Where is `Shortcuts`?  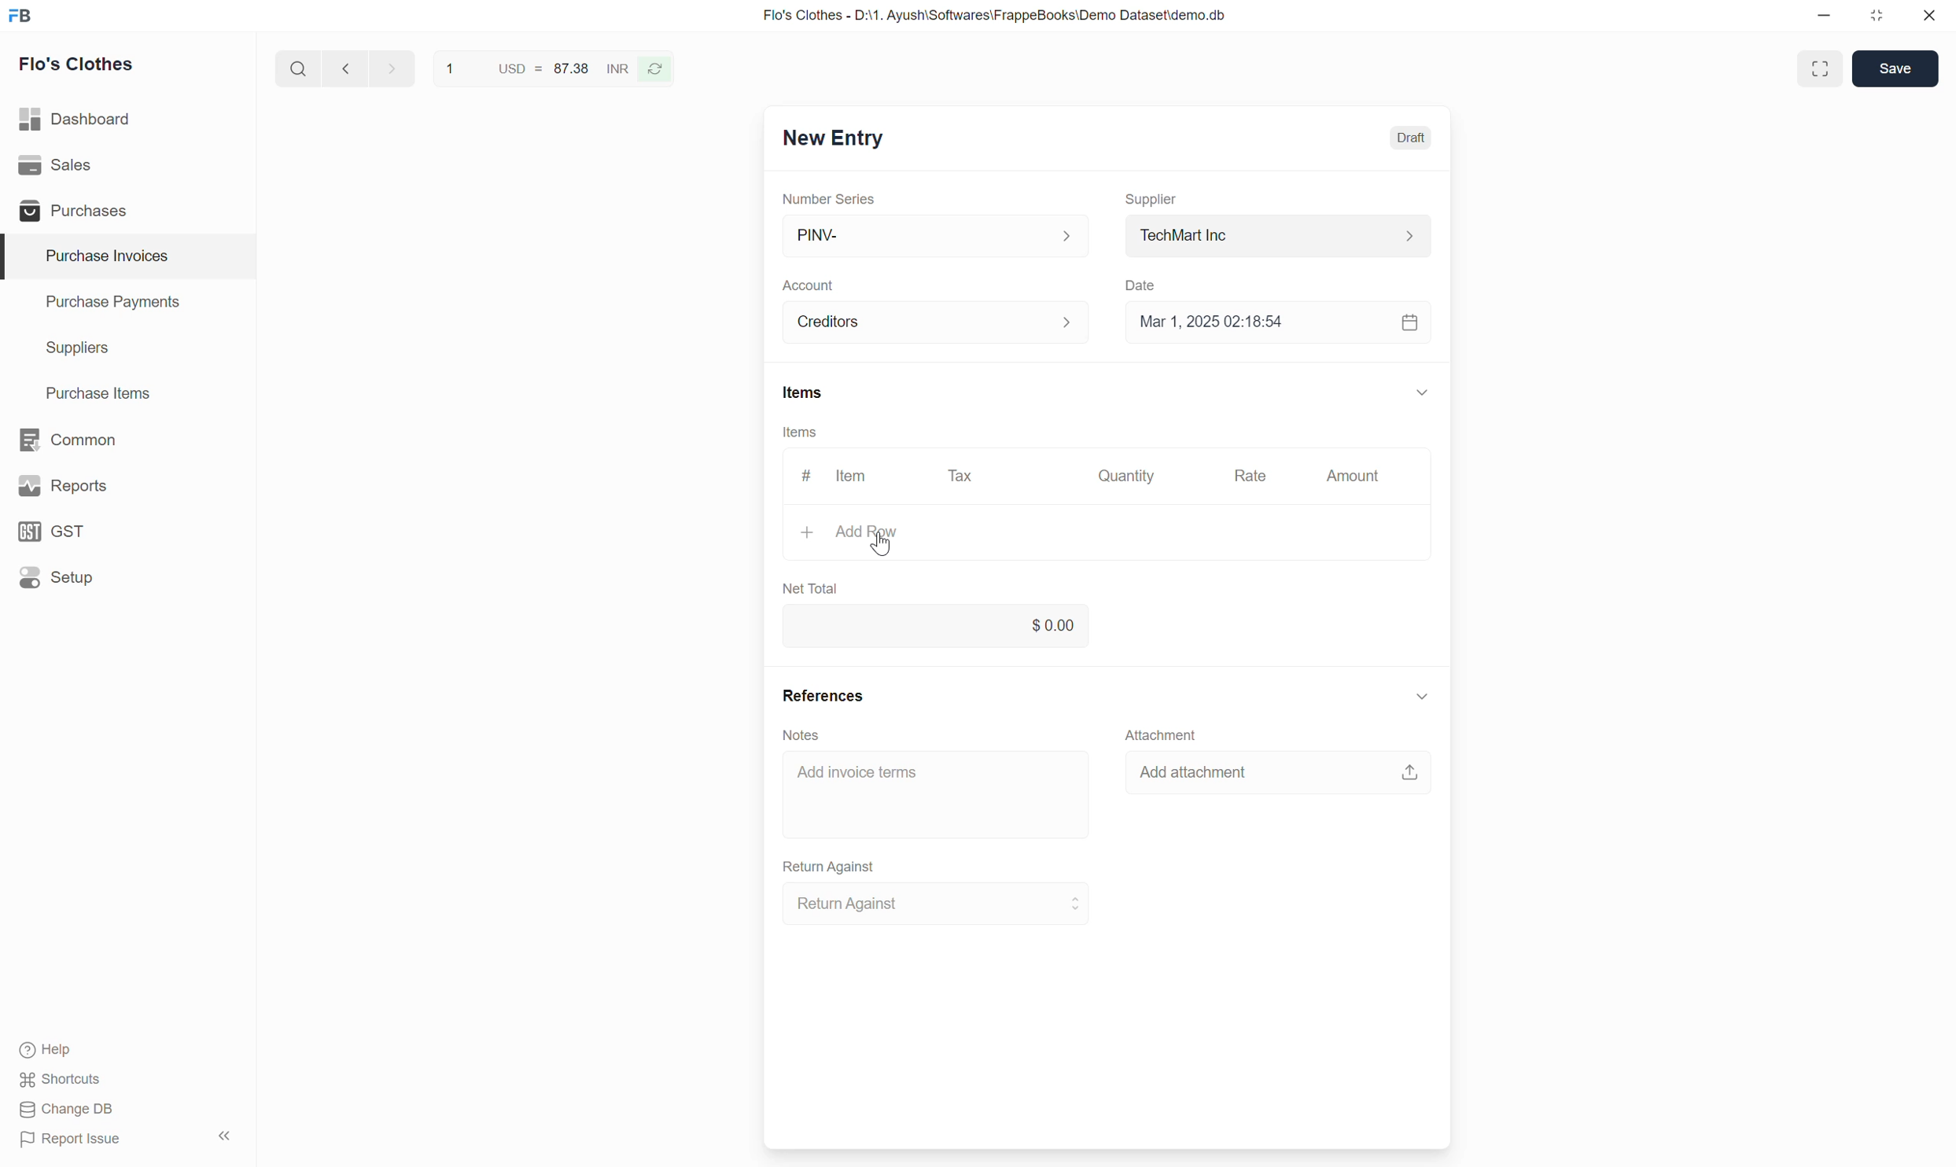
Shortcuts is located at coordinates (61, 1080).